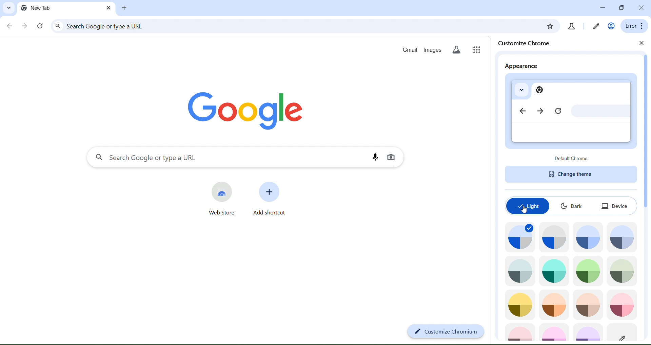  What do you see at coordinates (520, 331) in the screenshot?
I see `image` at bounding box center [520, 331].